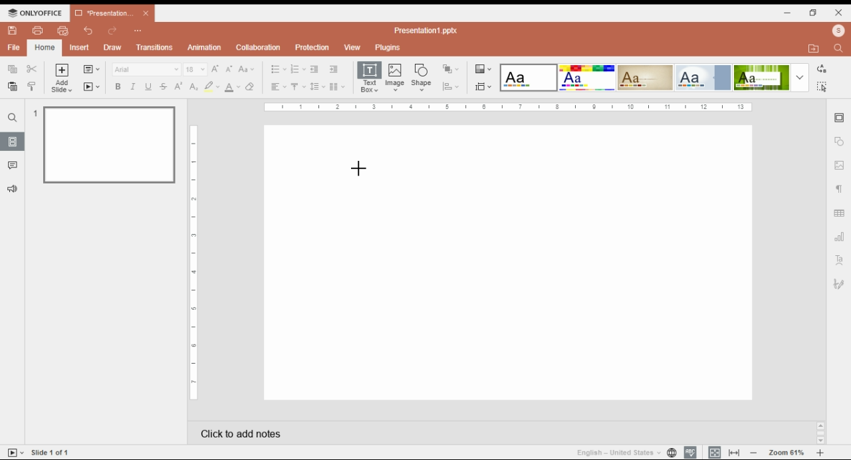 The image size is (851, 460). I want to click on color theme, so click(703, 78).